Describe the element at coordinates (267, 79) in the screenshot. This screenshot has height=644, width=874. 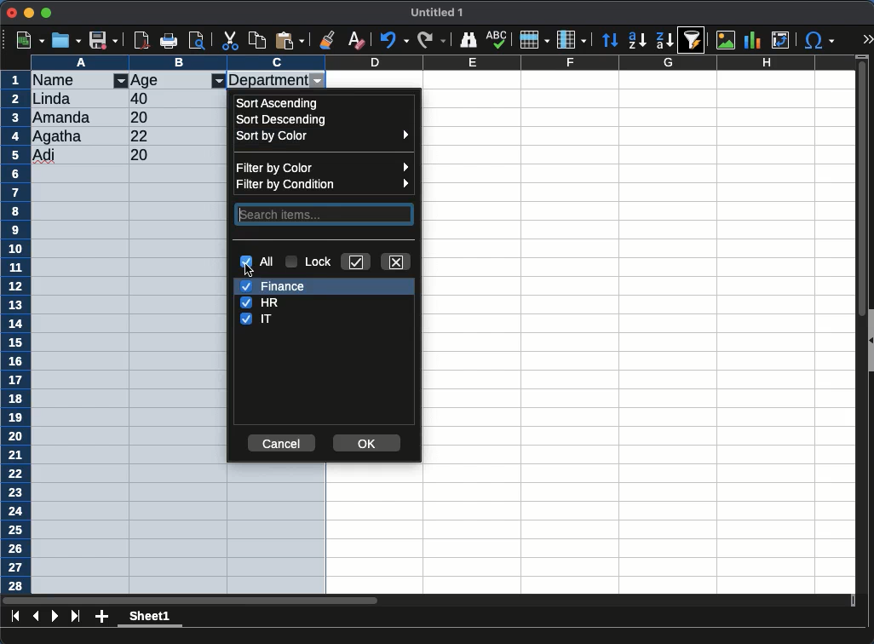
I see `department ` at that location.